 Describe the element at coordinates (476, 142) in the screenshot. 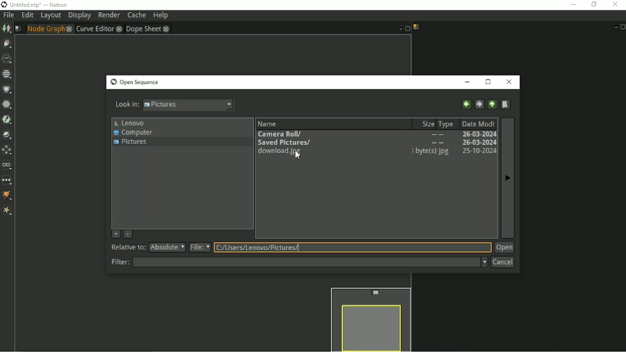

I see `26-03-2024` at that location.